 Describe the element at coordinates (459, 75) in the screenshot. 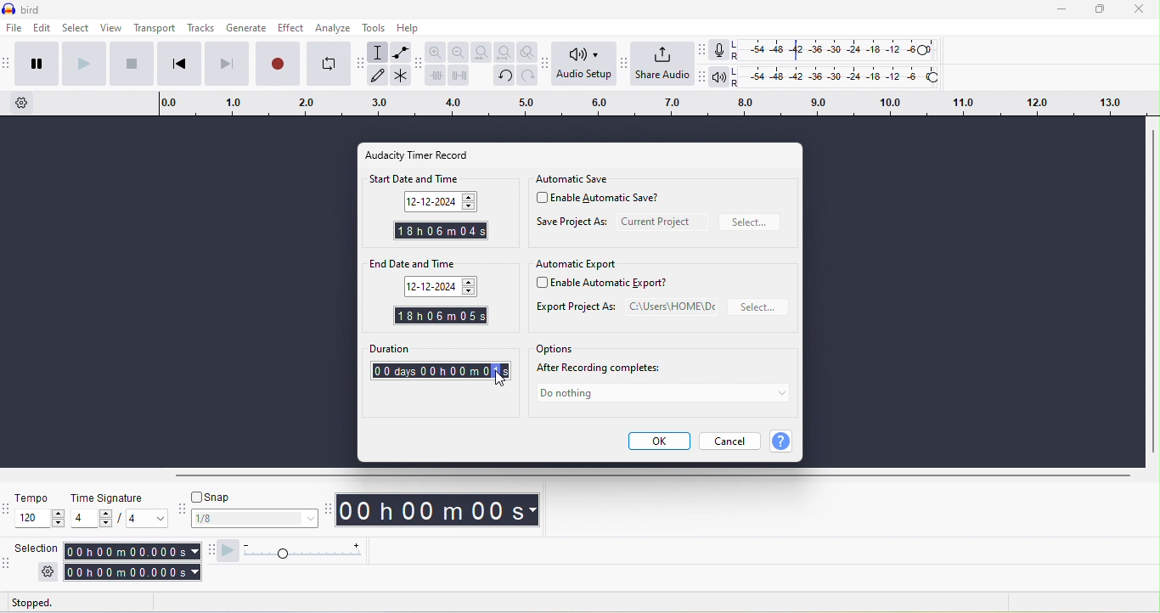

I see `silence audio selection` at that location.